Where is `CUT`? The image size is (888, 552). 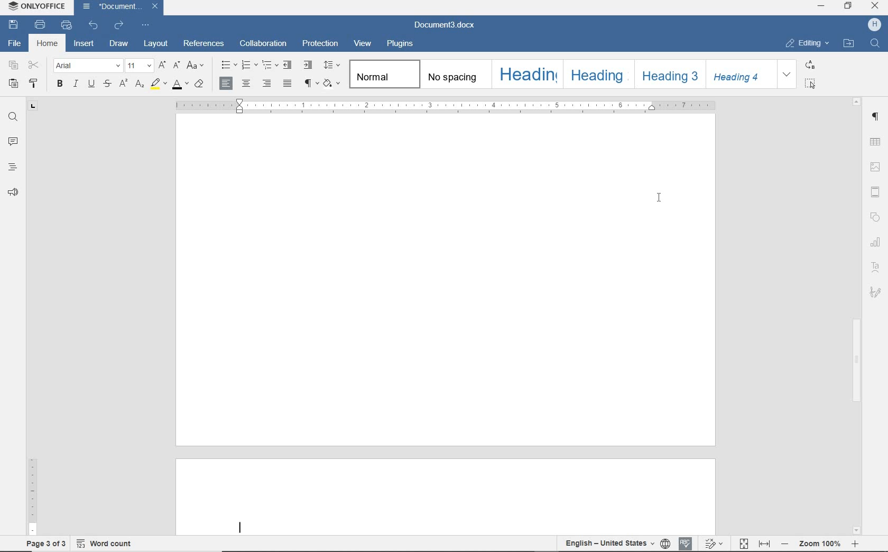 CUT is located at coordinates (34, 66).